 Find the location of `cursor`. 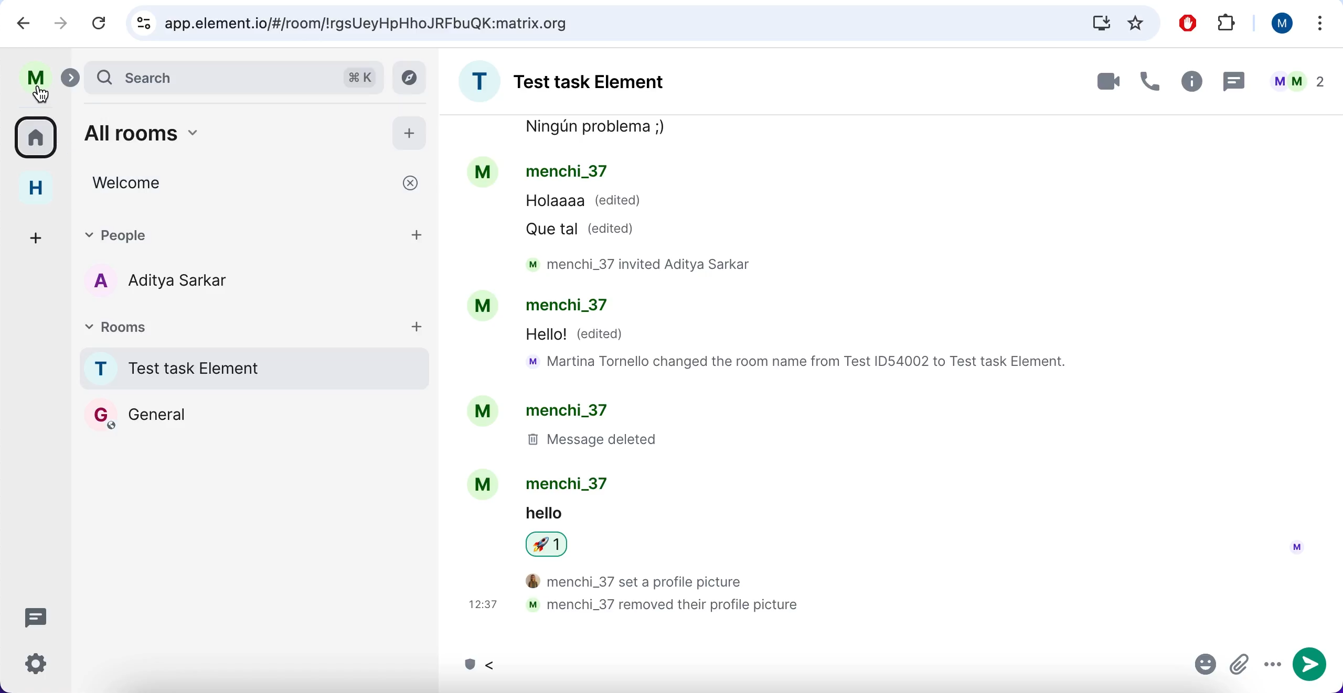

cursor is located at coordinates (41, 94).